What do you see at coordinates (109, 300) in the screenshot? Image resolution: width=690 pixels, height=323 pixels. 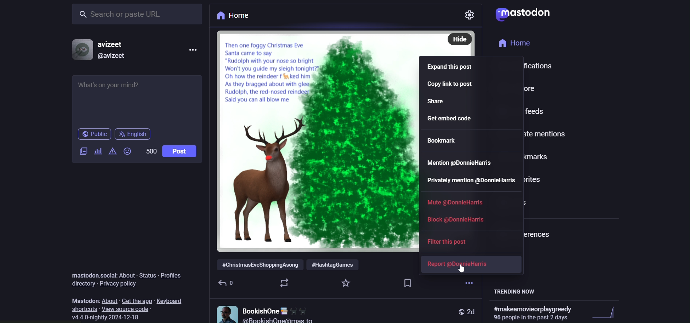 I see `about` at bounding box center [109, 300].